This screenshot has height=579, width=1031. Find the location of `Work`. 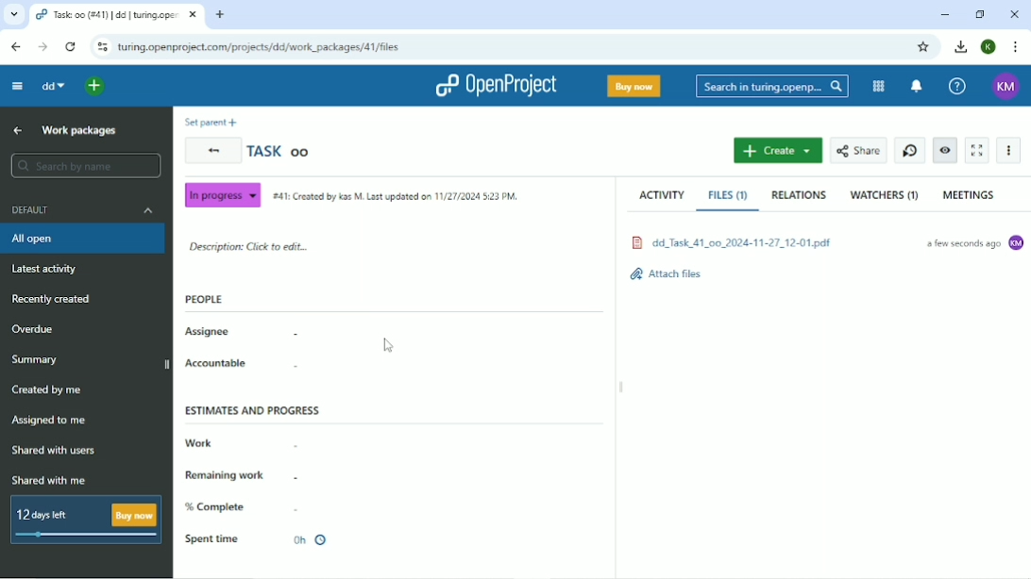

Work is located at coordinates (201, 442).